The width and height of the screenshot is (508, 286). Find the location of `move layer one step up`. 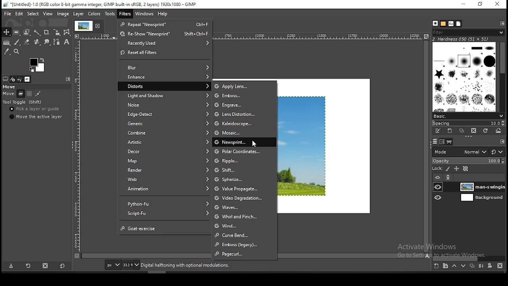

move layer one step up is located at coordinates (454, 266).